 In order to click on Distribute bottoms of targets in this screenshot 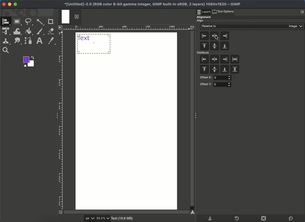, I will do `click(224, 70)`.